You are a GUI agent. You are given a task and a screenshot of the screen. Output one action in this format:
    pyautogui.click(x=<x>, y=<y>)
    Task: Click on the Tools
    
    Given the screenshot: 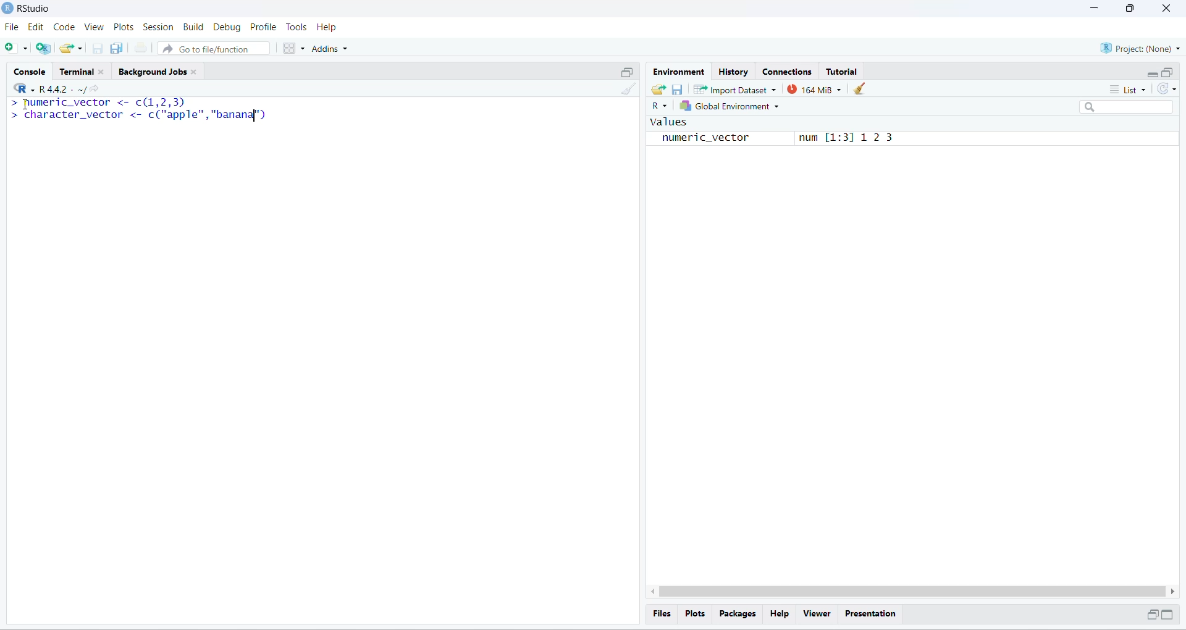 What is the action you would take?
    pyautogui.click(x=295, y=27)
    